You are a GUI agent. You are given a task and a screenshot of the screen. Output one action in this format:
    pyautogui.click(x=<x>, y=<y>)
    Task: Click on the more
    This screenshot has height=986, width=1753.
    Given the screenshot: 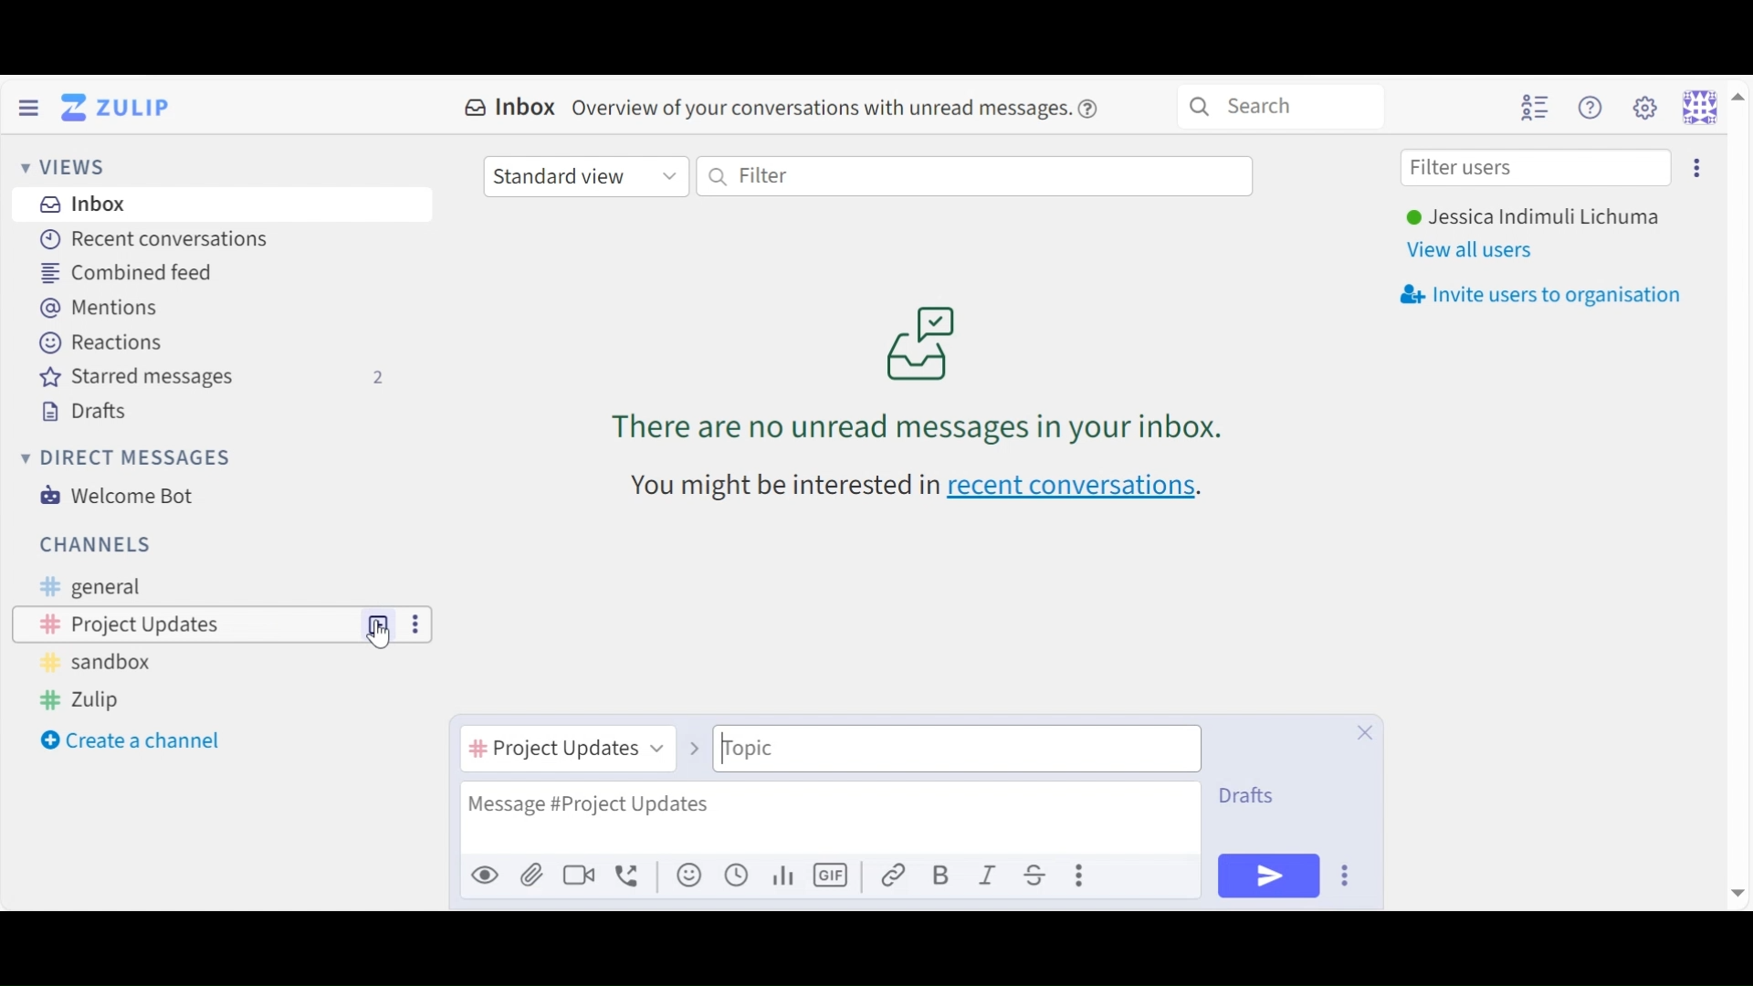 What is the action you would take?
    pyautogui.click(x=413, y=623)
    